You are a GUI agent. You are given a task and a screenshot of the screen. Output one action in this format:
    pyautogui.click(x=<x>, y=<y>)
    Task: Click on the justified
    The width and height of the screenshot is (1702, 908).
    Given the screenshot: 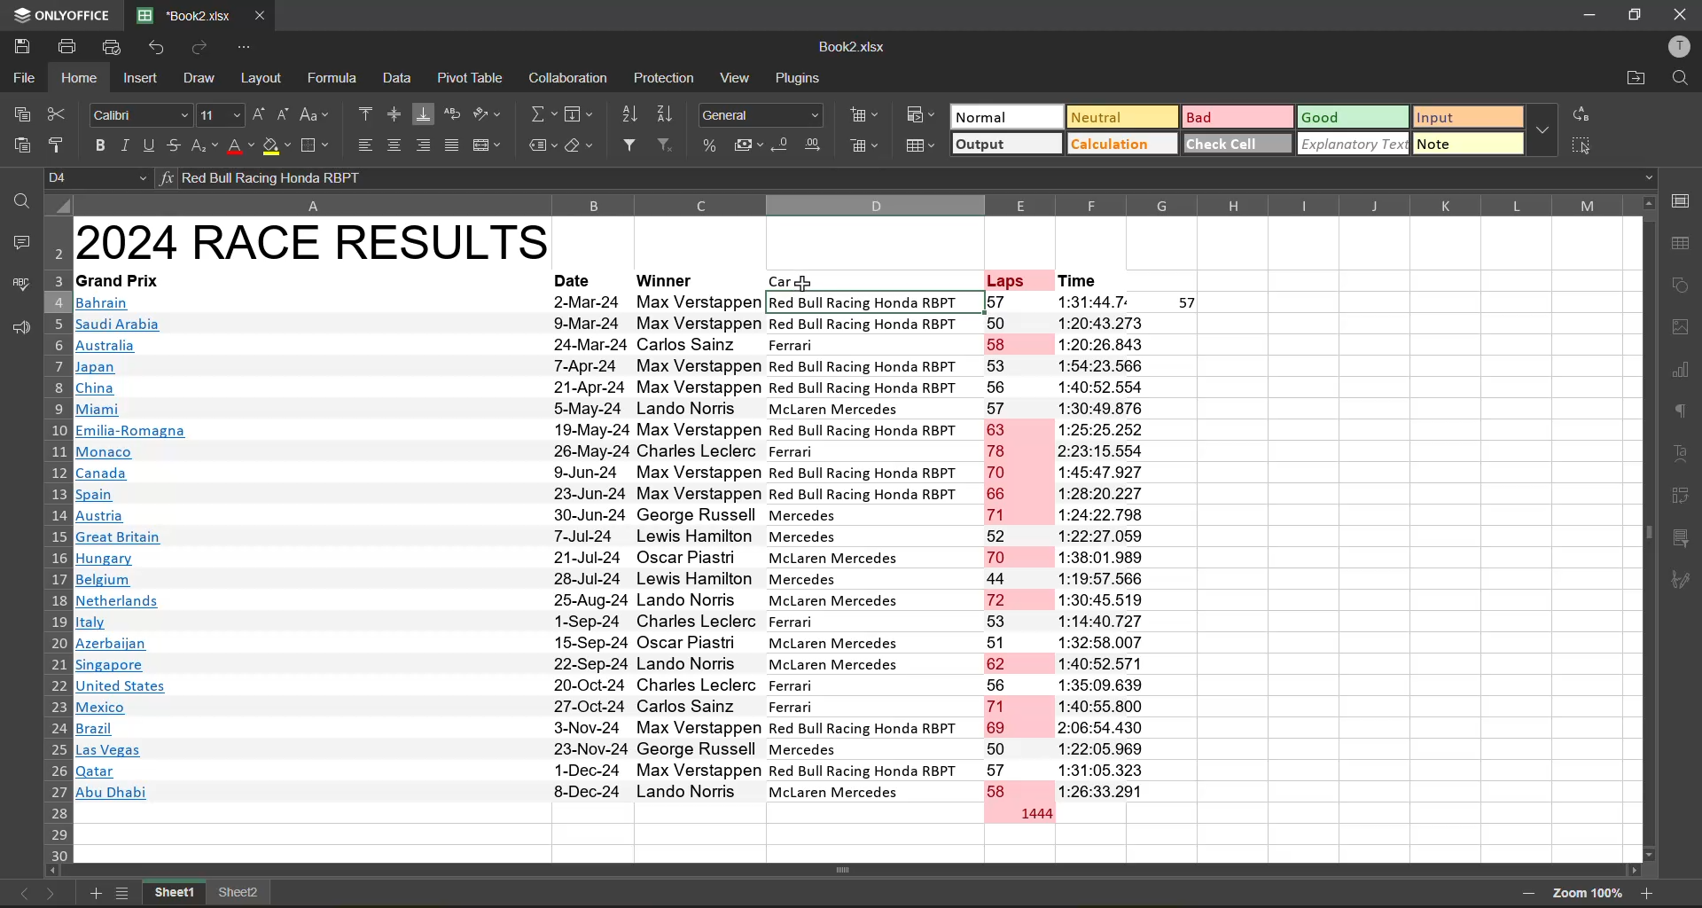 What is the action you would take?
    pyautogui.click(x=451, y=146)
    